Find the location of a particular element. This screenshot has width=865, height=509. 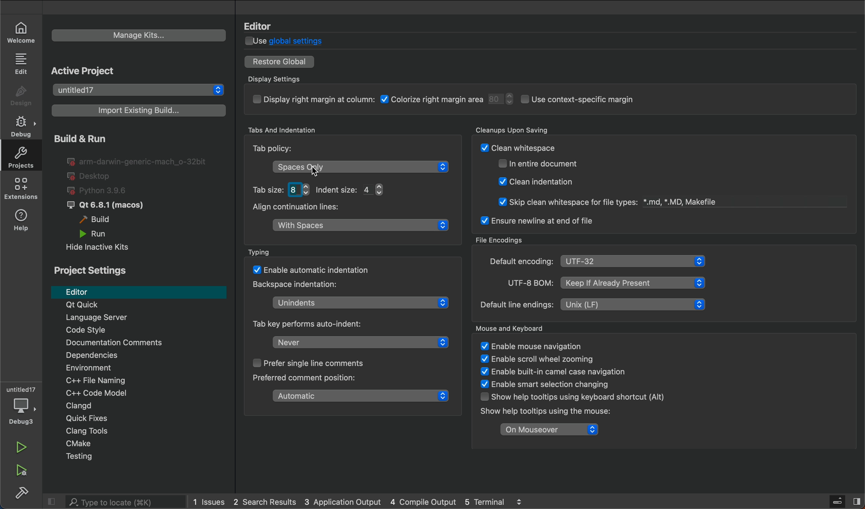

automatic is located at coordinates (356, 397).